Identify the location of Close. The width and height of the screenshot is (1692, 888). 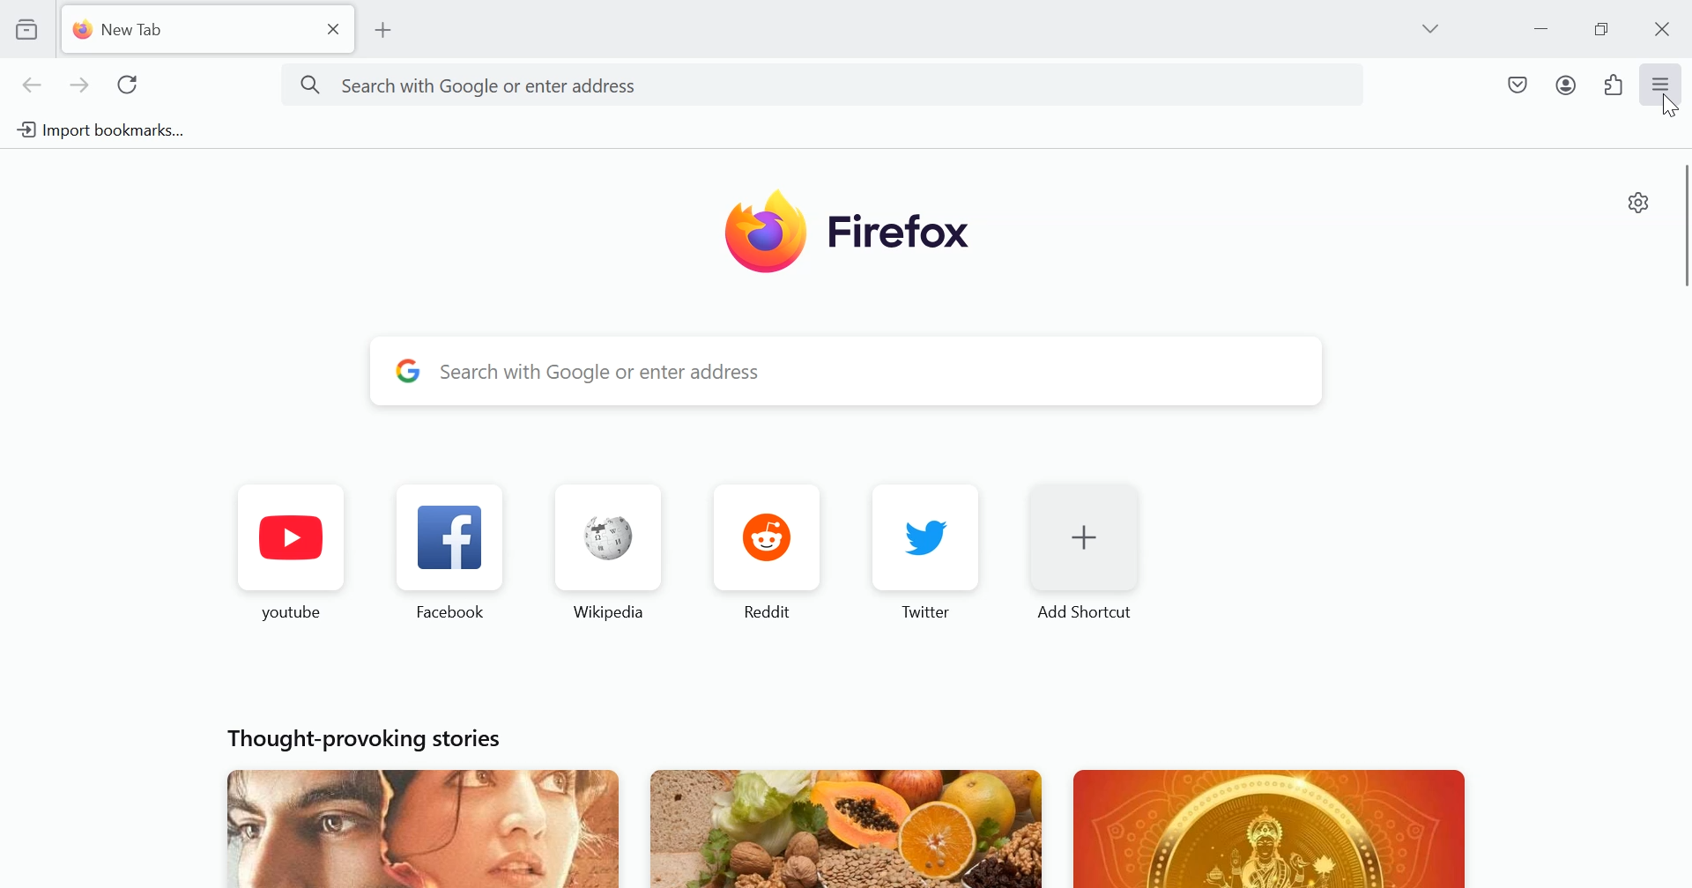
(1661, 26).